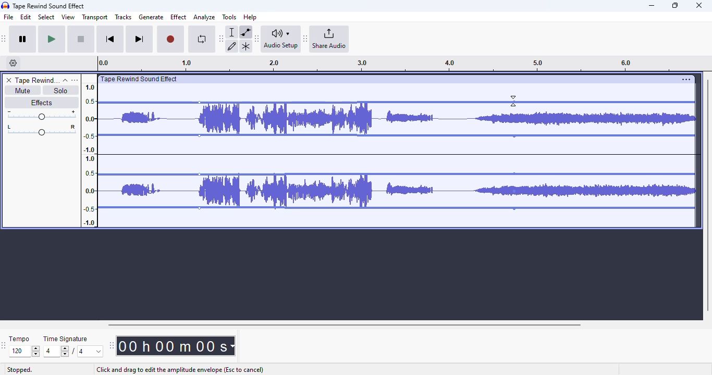 Image resolution: width=712 pixels, height=375 pixels. I want to click on Time measurement options, so click(232, 346).